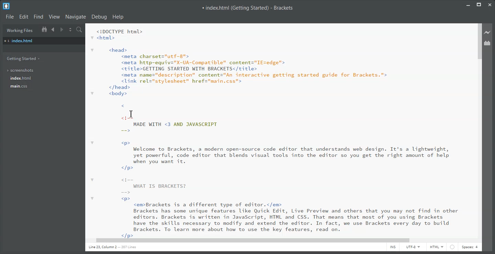 This screenshot has width=495, height=254. What do you see at coordinates (54, 16) in the screenshot?
I see `View` at bounding box center [54, 16].